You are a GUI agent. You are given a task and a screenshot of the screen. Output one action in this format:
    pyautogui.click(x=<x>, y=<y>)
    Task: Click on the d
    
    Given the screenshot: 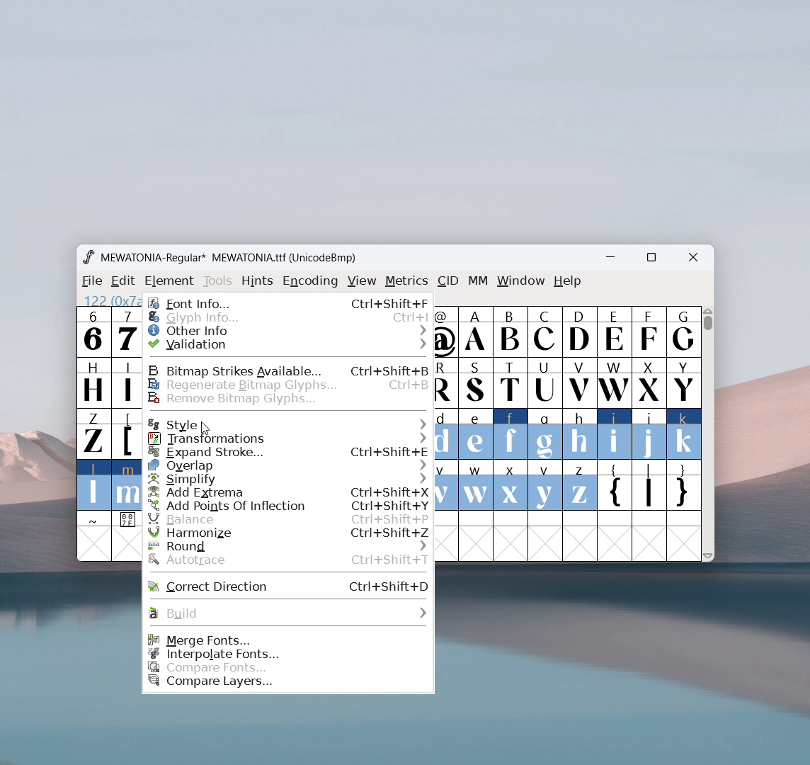 What is the action you would take?
    pyautogui.click(x=447, y=434)
    